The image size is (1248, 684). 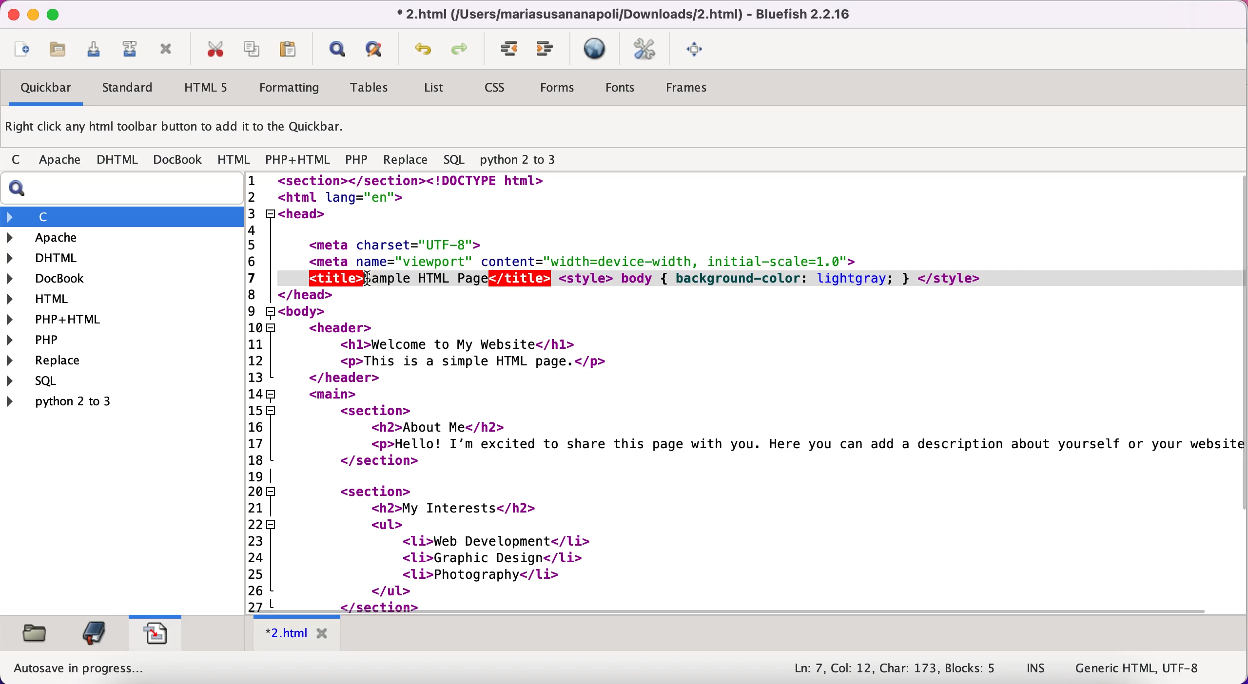 What do you see at coordinates (61, 162) in the screenshot?
I see `apache` at bounding box center [61, 162].